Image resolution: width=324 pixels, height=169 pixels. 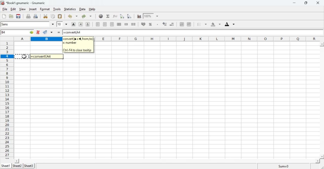 What do you see at coordinates (6, 166) in the screenshot?
I see `Sheet 1` at bounding box center [6, 166].